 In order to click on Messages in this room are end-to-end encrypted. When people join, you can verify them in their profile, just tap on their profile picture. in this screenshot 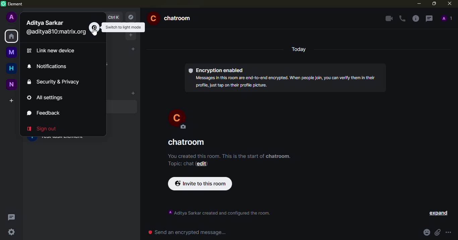, I will do `click(287, 81)`.